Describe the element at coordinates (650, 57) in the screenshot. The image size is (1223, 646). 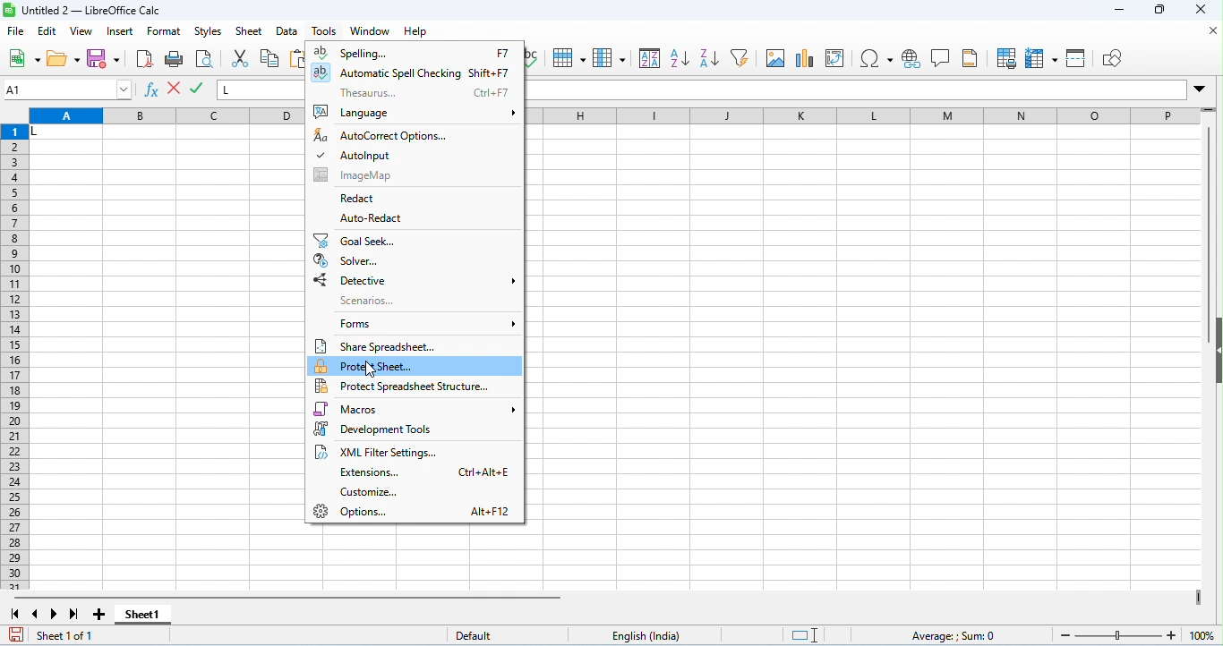
I see `sort` at that location.